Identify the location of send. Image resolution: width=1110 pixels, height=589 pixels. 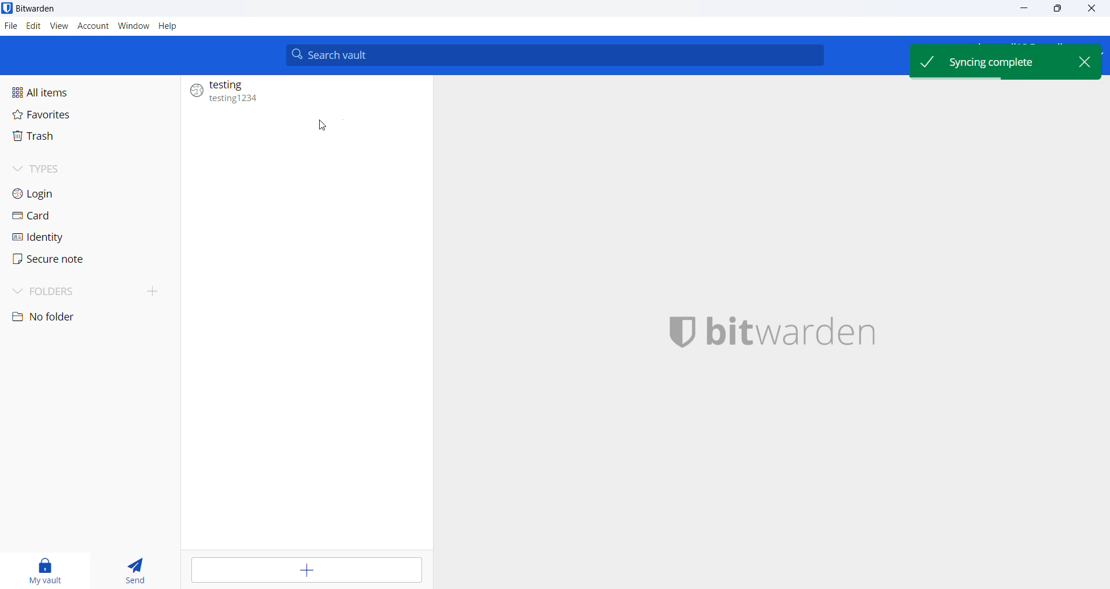
(135, 573).